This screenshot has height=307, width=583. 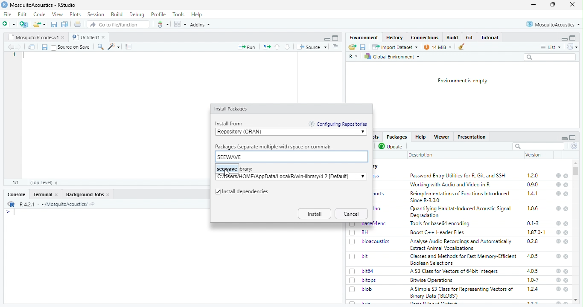 I want to click on (Top Level), so click(x=44, y=183).